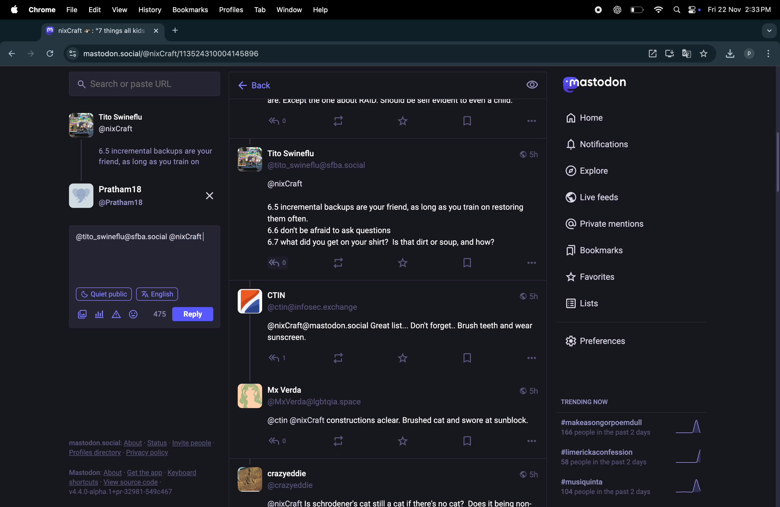  I want to click on back, so click(254, 86).